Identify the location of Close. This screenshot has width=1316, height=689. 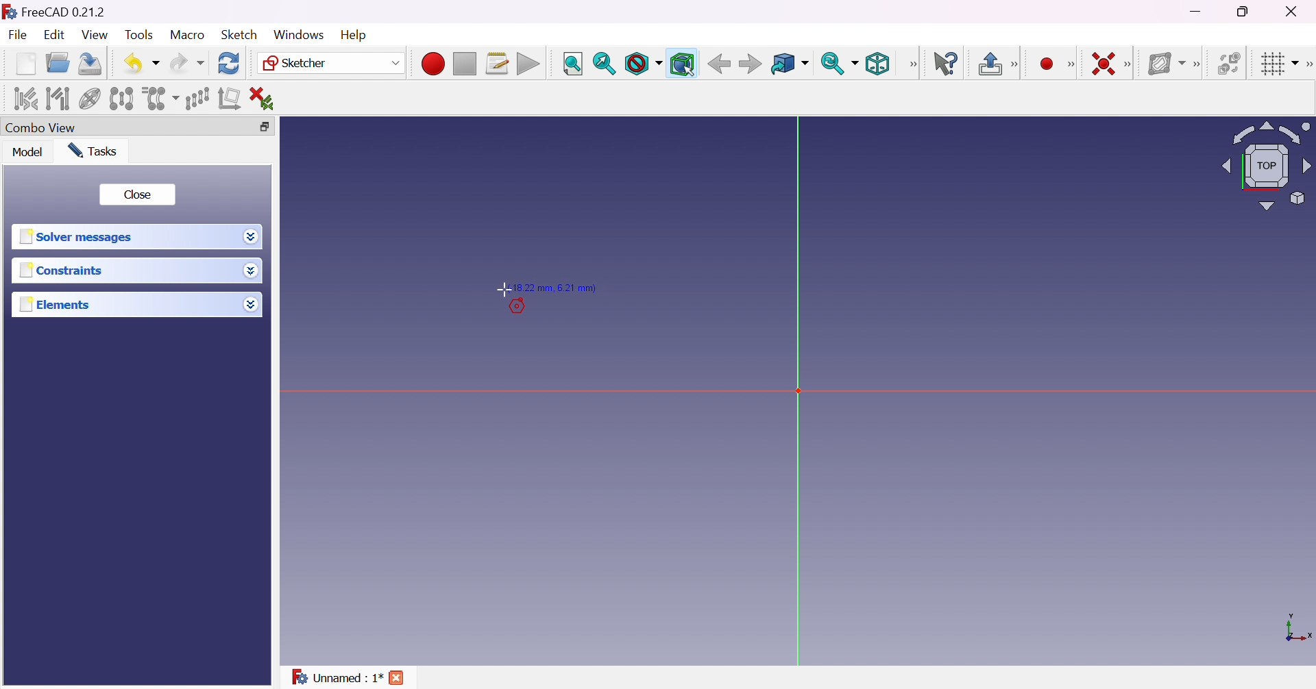
(398, 679).